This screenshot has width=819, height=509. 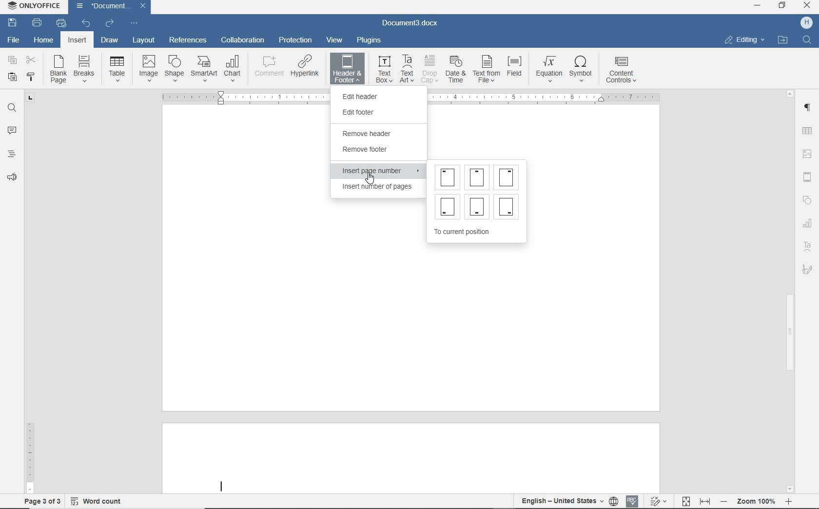 What do you see at coordinates (756, 501) in the screenshot?
I see `Zoom 100%` at bounding box center [756, 501].